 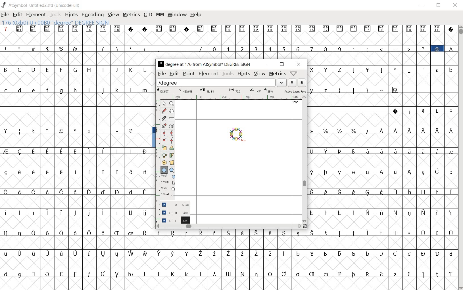 I want to click on view, so click(x=260, y=73).